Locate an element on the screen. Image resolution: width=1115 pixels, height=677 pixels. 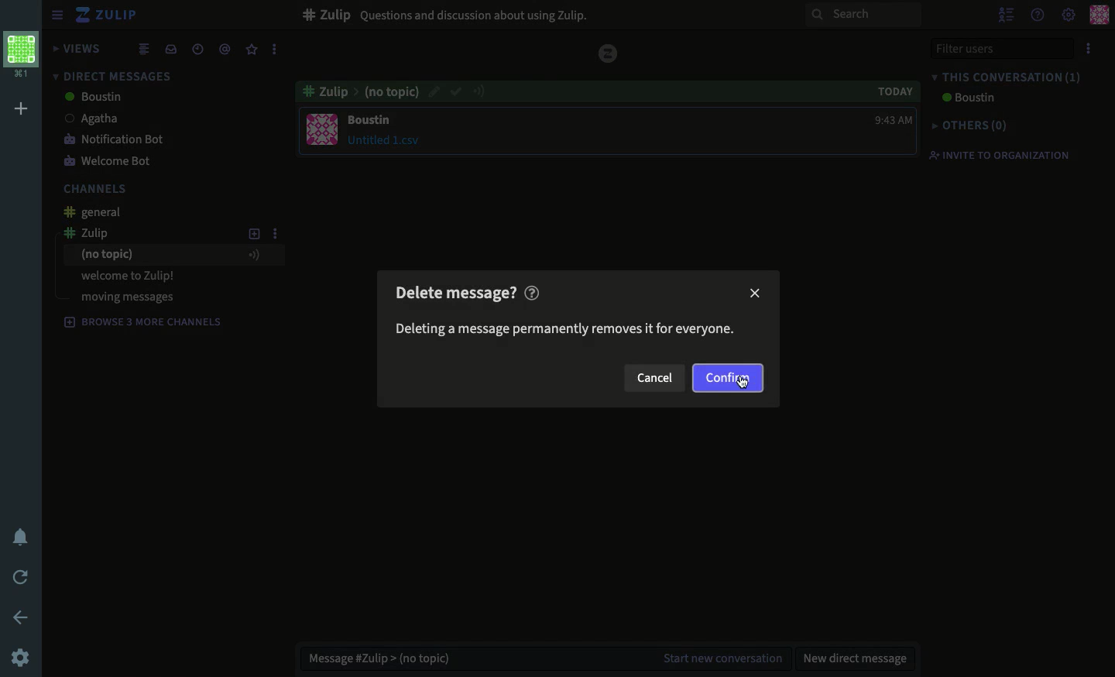
notification is located at coordinates (20, 535).